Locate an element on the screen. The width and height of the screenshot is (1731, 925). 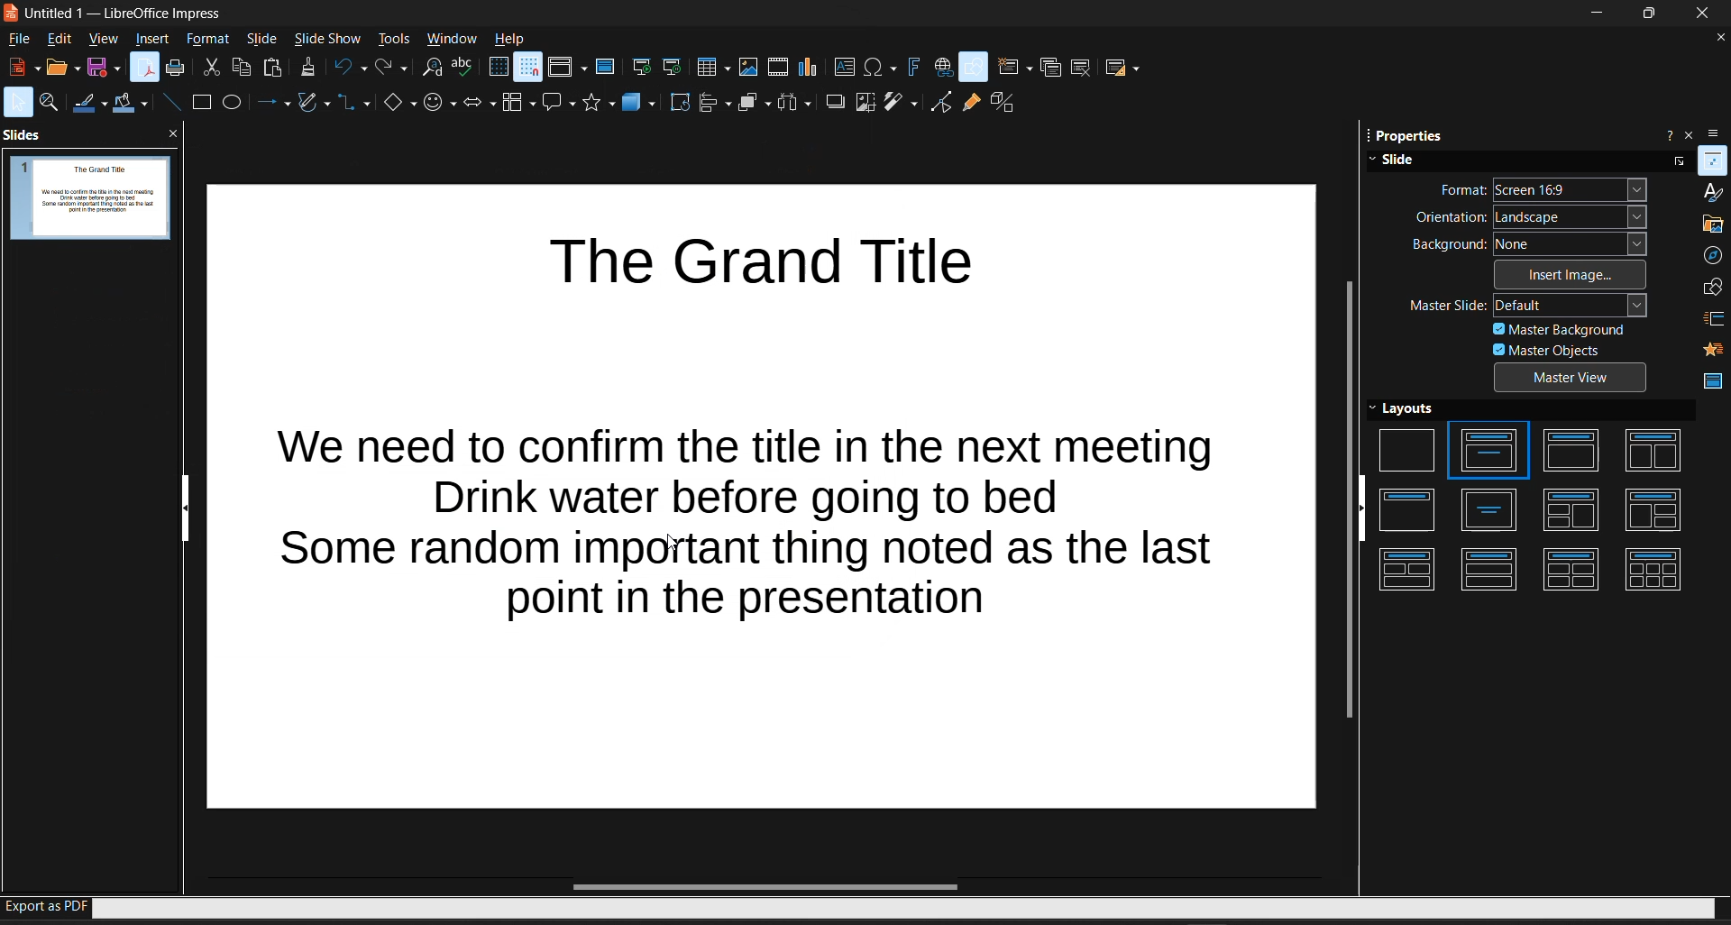
rotate is located at coordinates (679, 100).